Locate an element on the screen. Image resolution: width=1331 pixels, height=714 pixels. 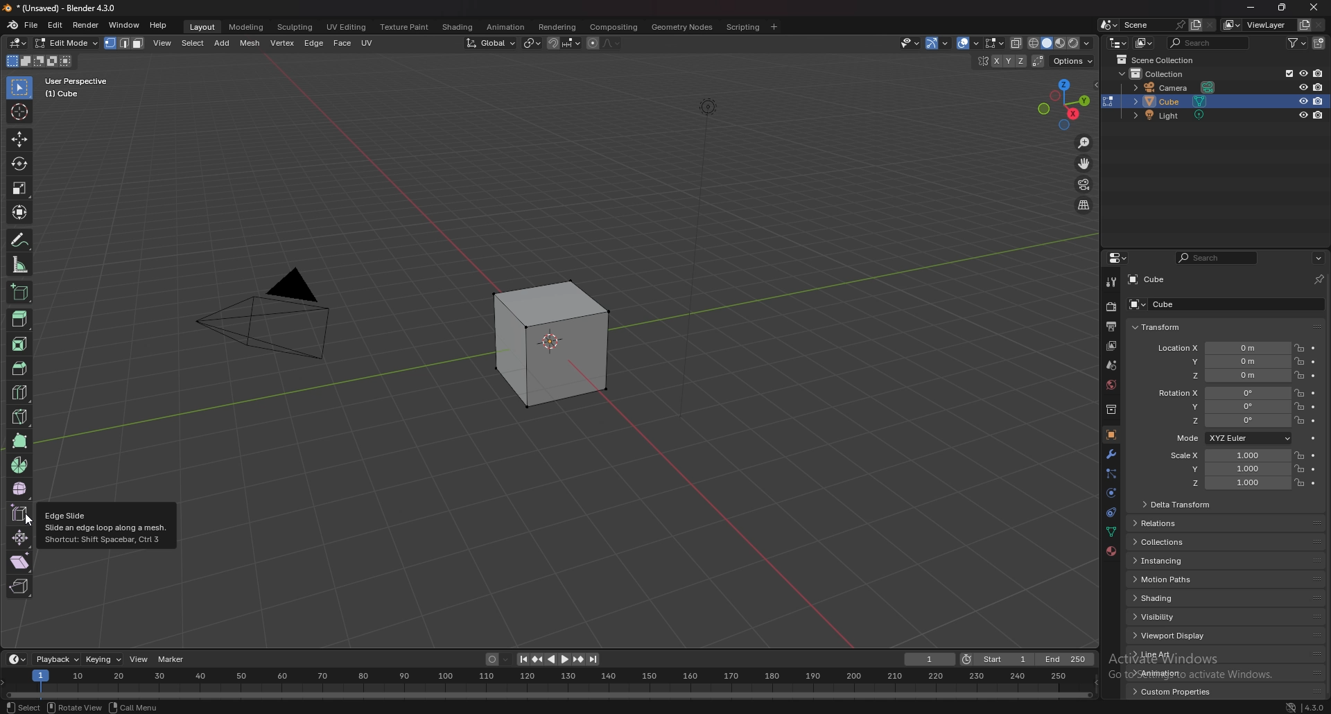
object mode is located at coordinates (64, 43).